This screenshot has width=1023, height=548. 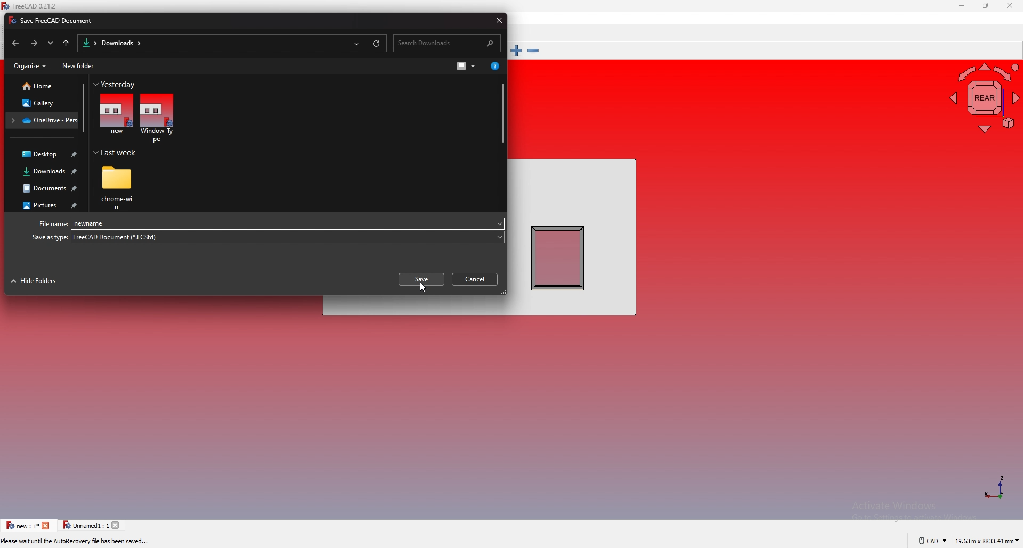 What do you see at coordinates (90, 525) in the screenshot?
I see `tab 2` at bounding box center [90, 525].